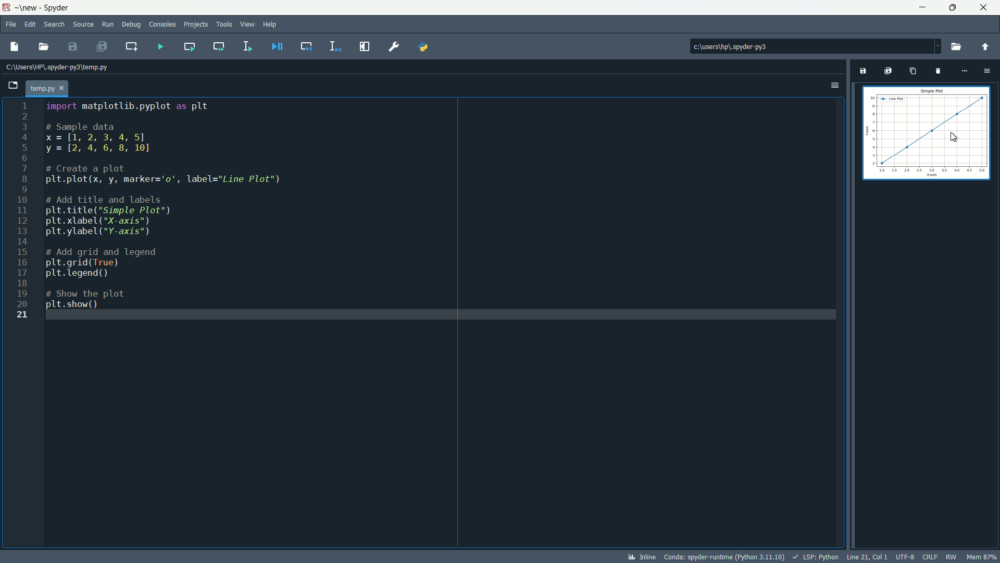 The width and height of the screenshot is (1000, 563). What do you see at coordinates (54, 87) in the screenshot?
I see `file name` at bounding box center [54, 87].